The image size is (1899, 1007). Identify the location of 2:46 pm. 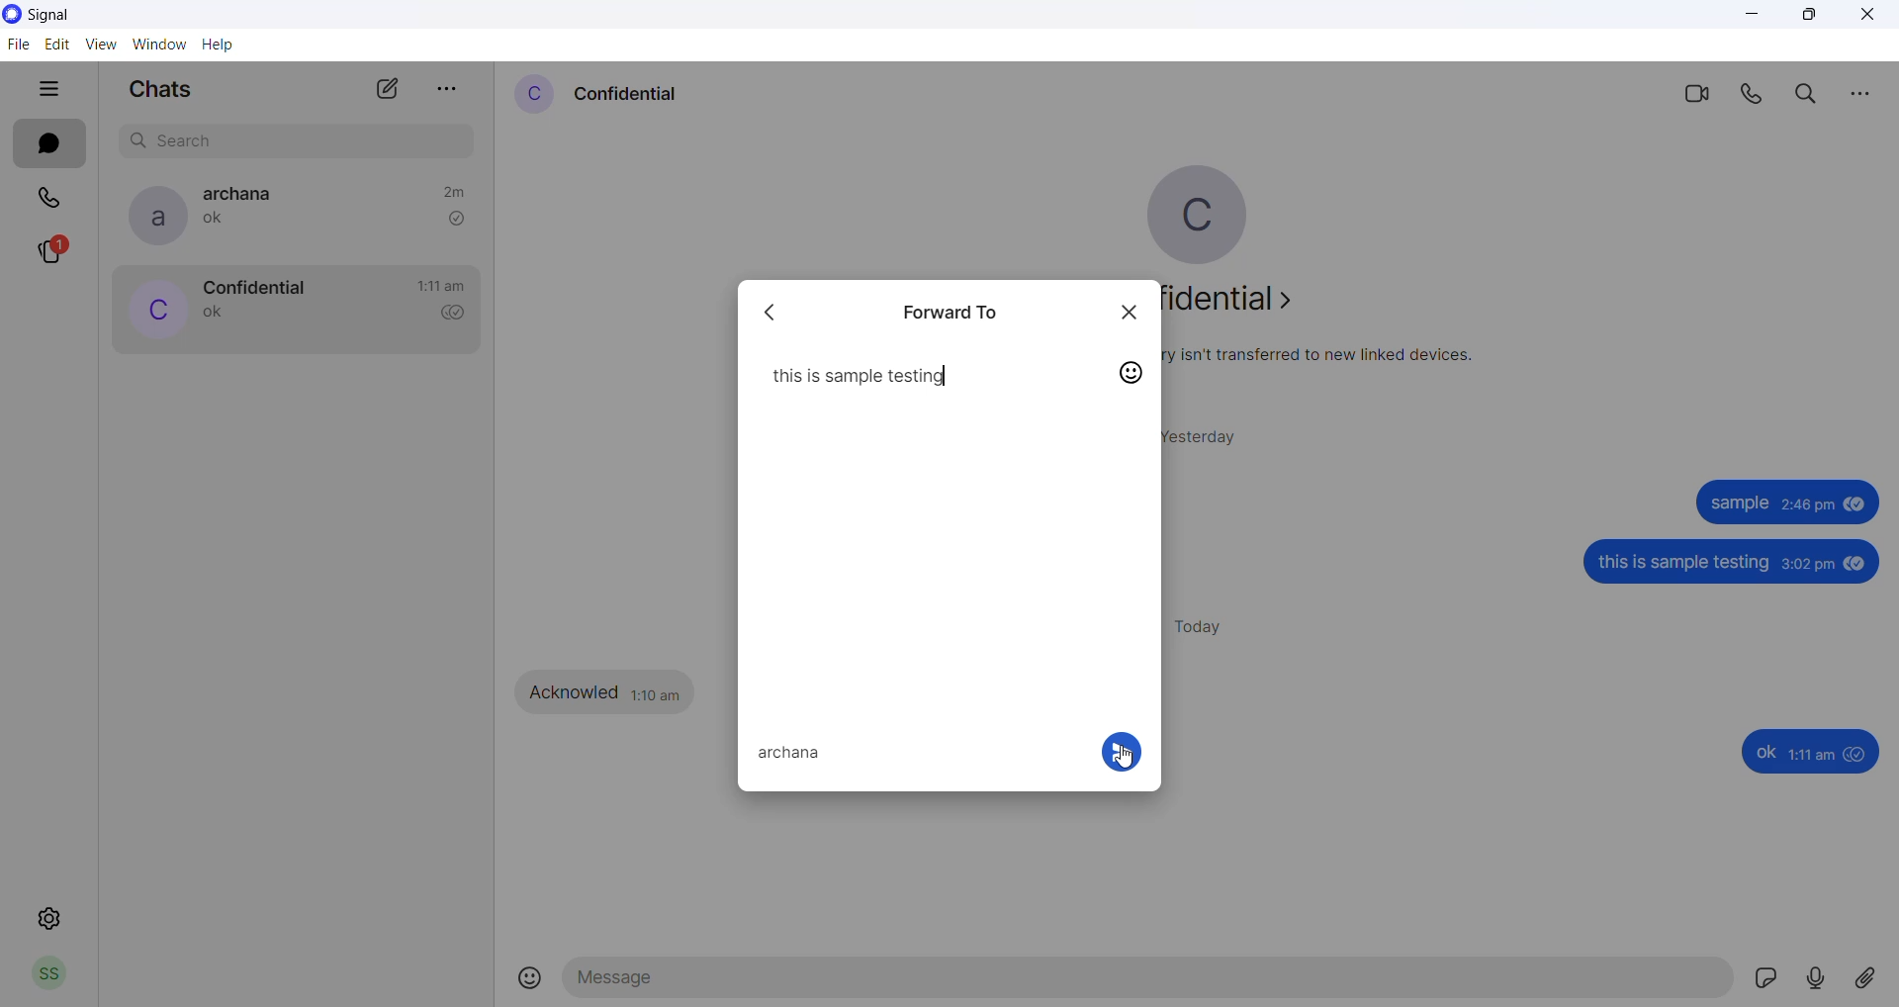
(1806, 507).